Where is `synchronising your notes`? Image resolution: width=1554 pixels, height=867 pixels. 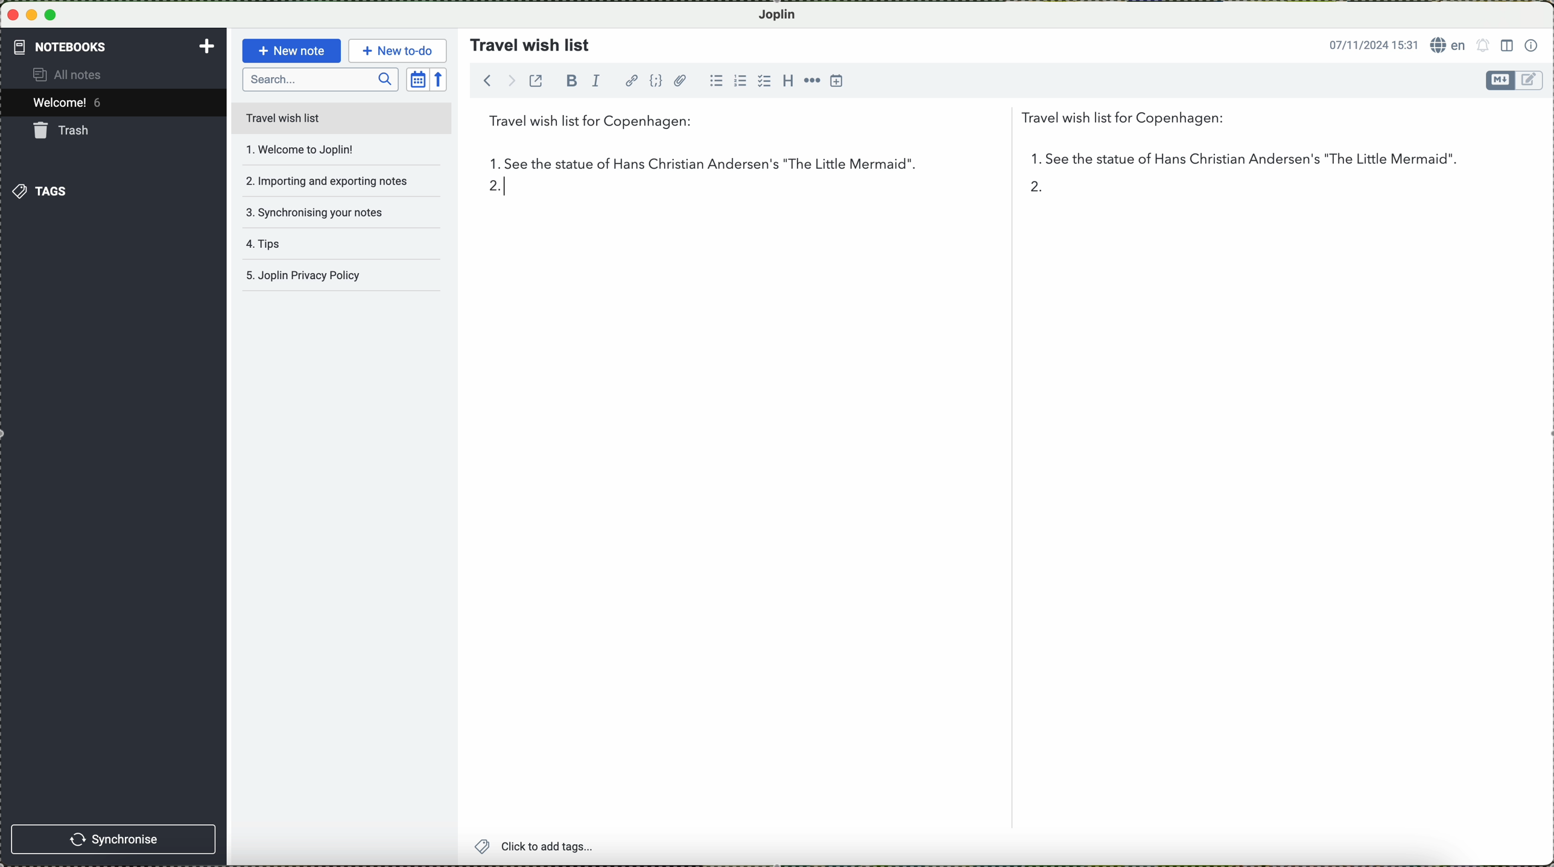 synchronising your notes is located at coordinates (325, 212).